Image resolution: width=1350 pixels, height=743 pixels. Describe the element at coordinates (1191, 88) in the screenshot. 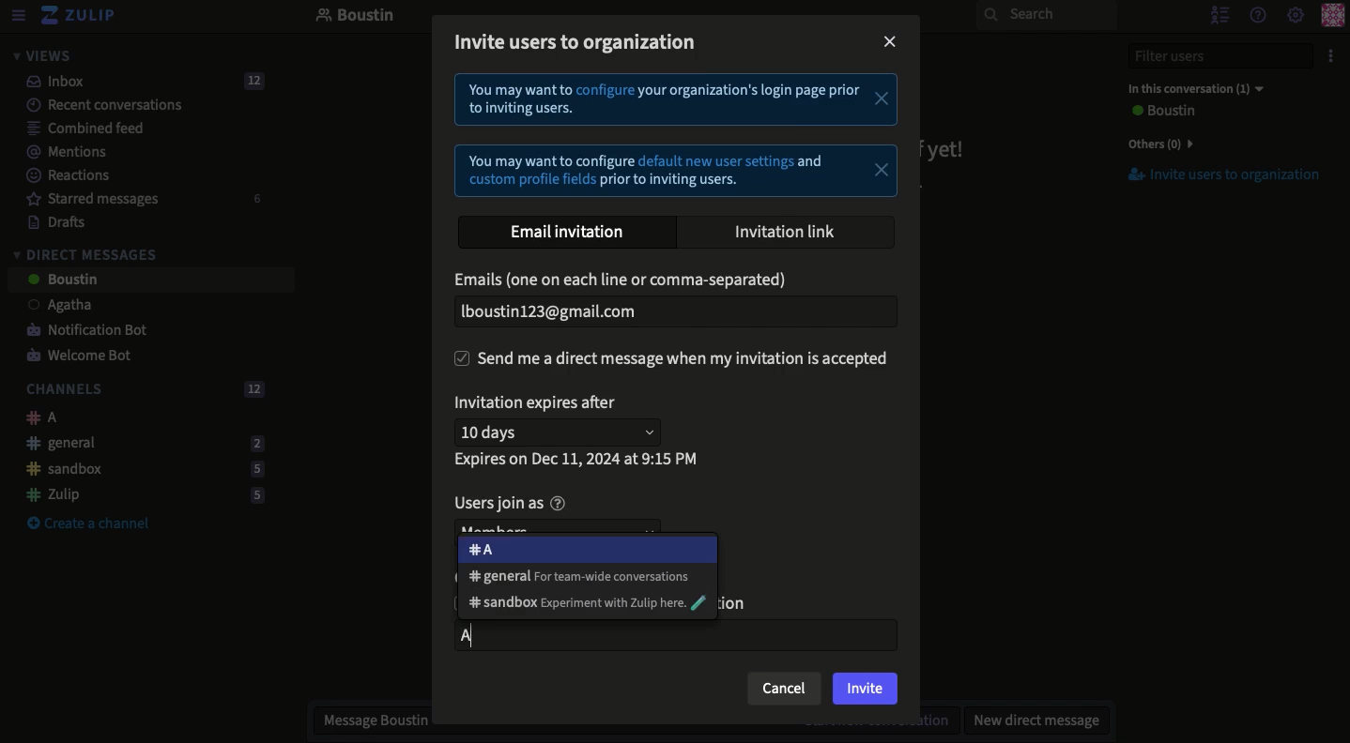

I see `In this conversation` at that location.